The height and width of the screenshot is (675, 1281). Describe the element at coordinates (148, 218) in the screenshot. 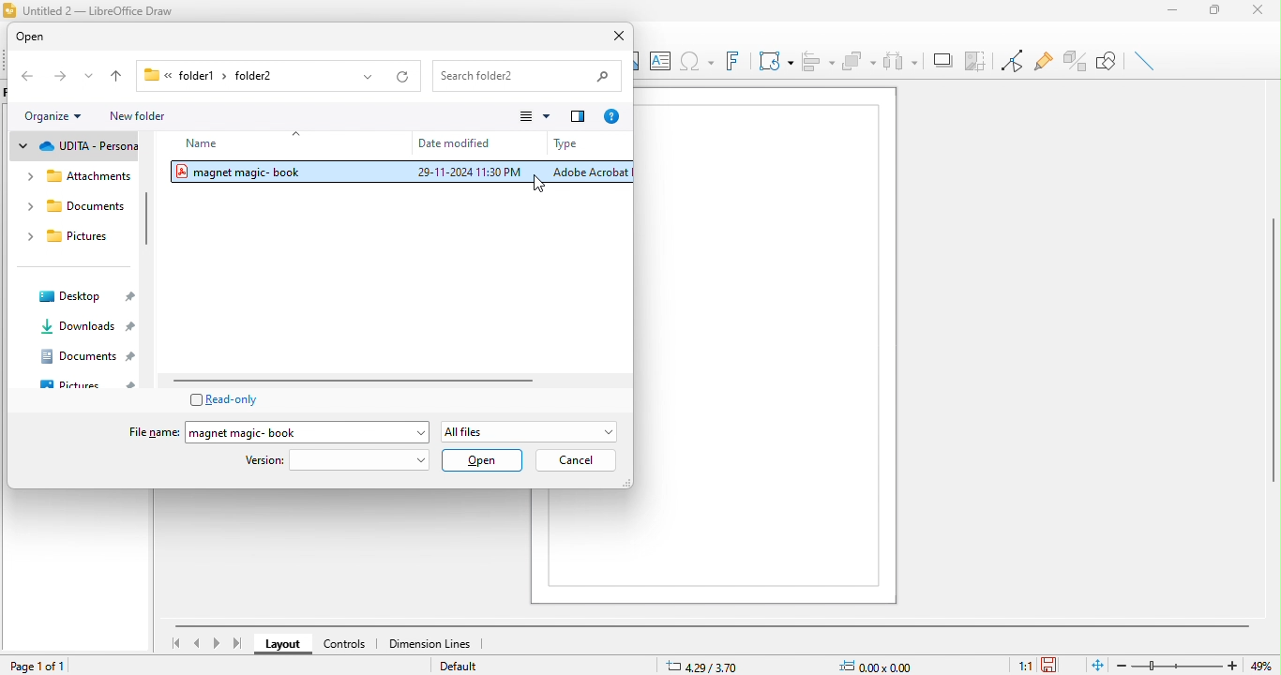

I see `vertical scroll bar` at that location.